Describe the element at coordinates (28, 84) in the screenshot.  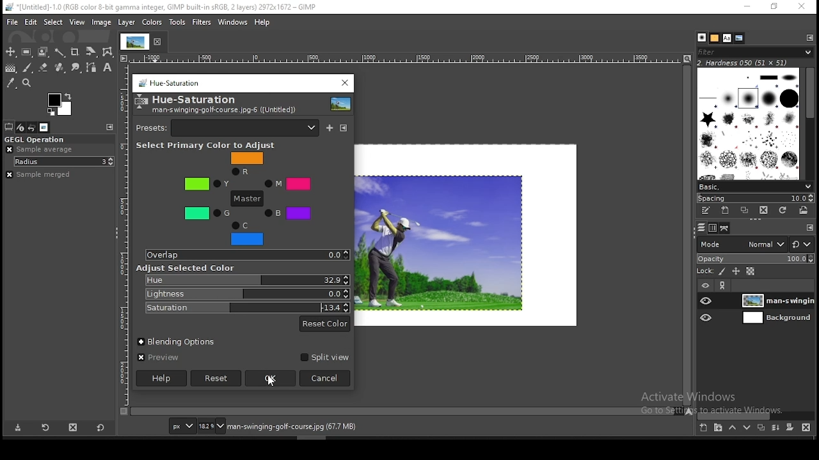
I see `zoom tool` at that location.